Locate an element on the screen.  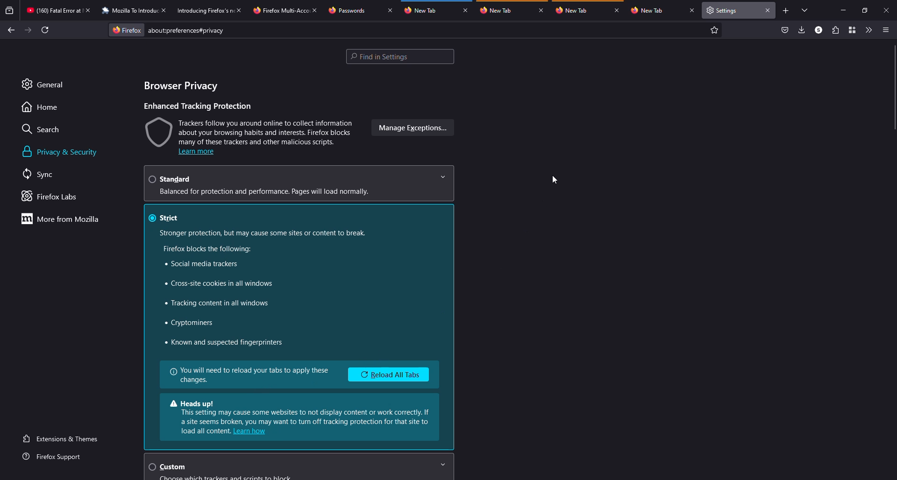
fingerprinters is located at coordinates (222, 342).